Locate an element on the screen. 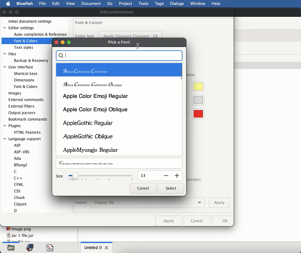 Image resolution: width=301 pixels, height=253 pixels. output parsers is located at coordinates (23, 113).